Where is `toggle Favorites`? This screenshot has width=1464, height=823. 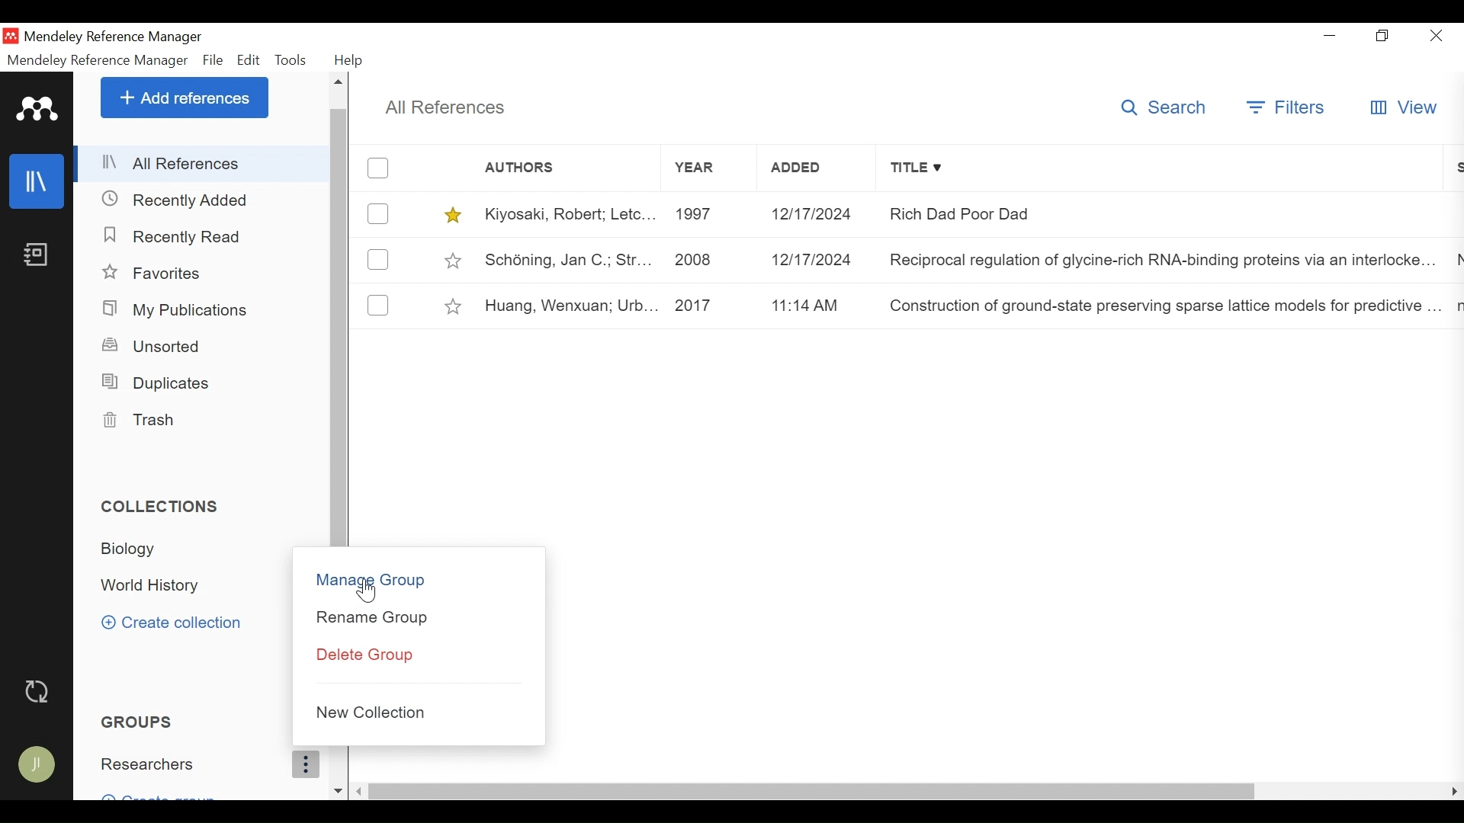 toggle Favorites is located at coordinates (455, 306).